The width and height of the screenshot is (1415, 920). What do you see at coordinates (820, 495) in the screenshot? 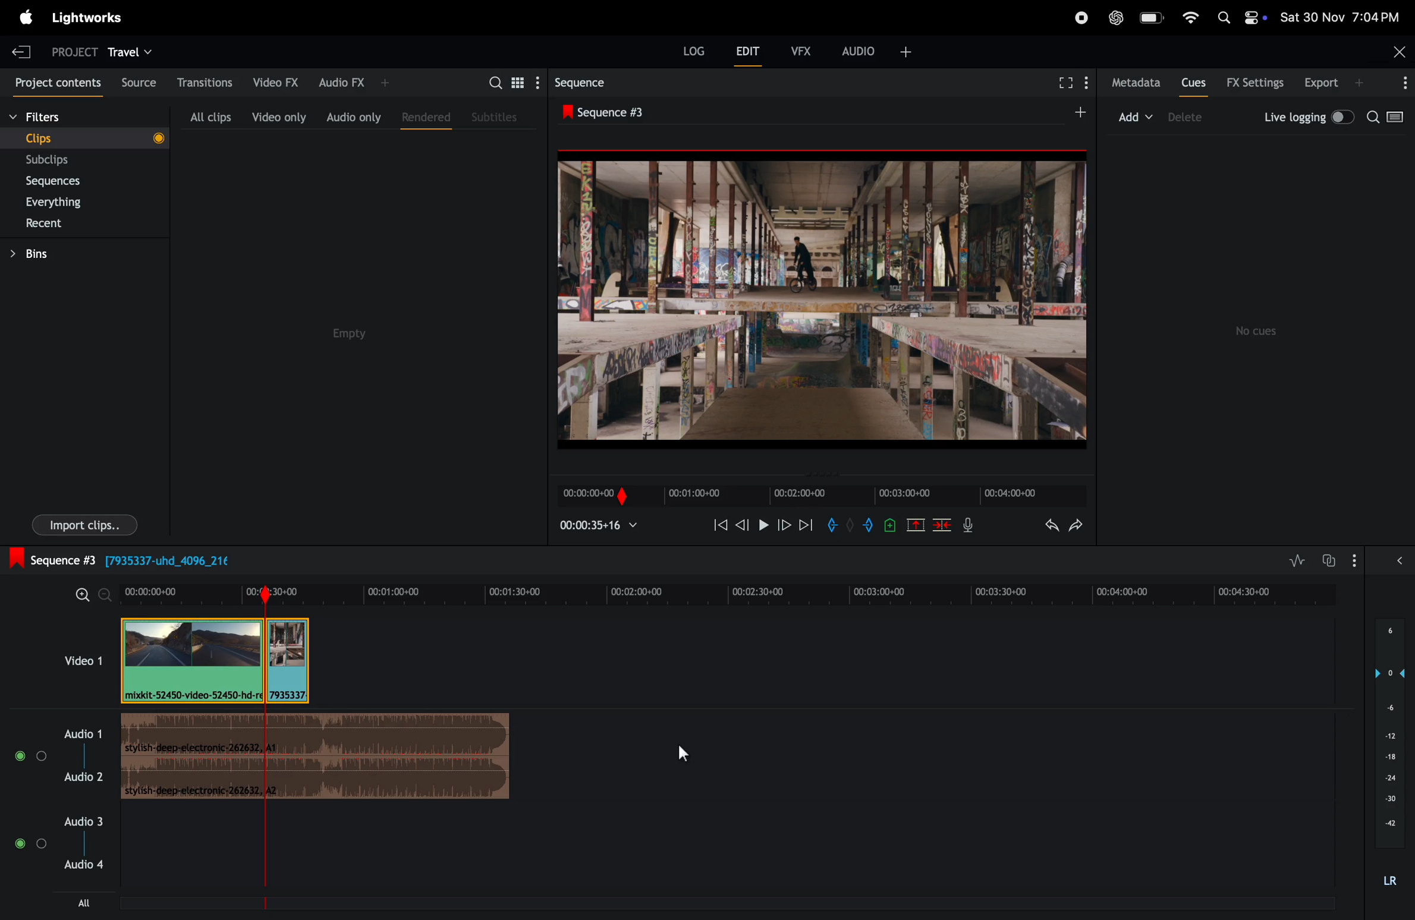
I see `time frame` at bounding box center [820, 495].